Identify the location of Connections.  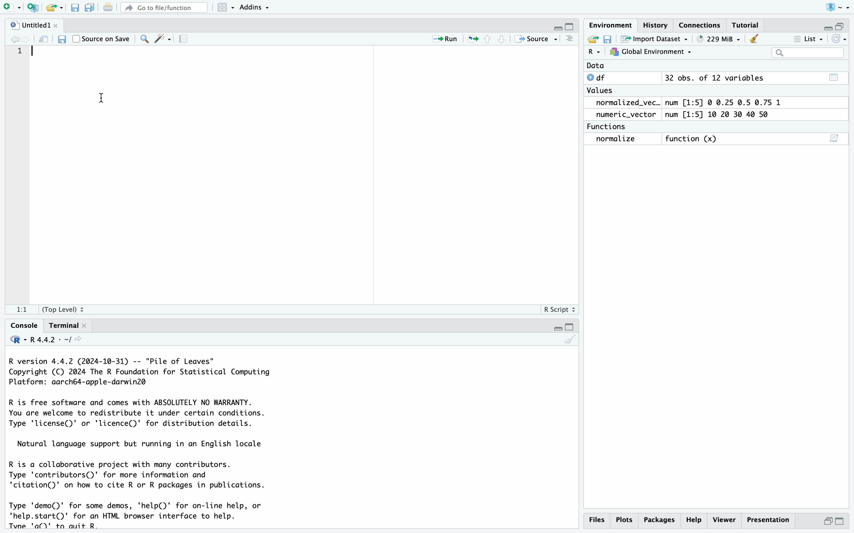
(700, 26).